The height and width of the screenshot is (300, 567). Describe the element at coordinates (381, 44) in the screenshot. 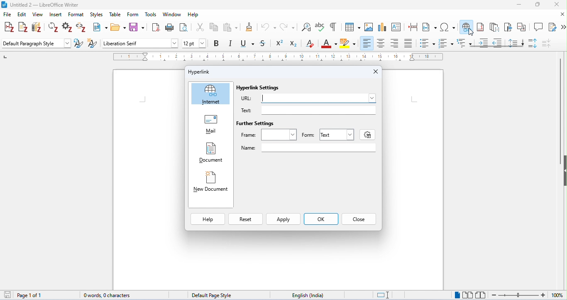

I see `align center` at that location.